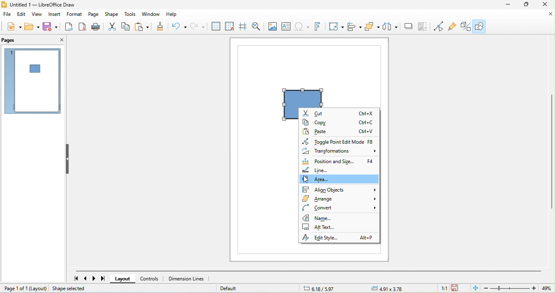  What do you see at coordinates (340, 142) in the screenshot?
I see `toggle point edit mode` at bounding box center [340, 142].